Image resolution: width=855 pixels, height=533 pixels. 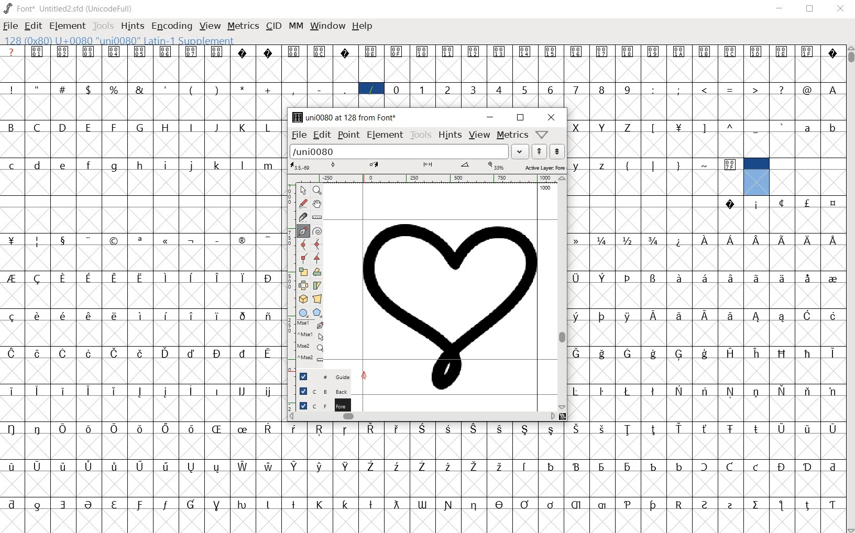 What do you see at coordinates (191, 468) in the screenshot?
I see `glyph` at bounding box center [191, 468].